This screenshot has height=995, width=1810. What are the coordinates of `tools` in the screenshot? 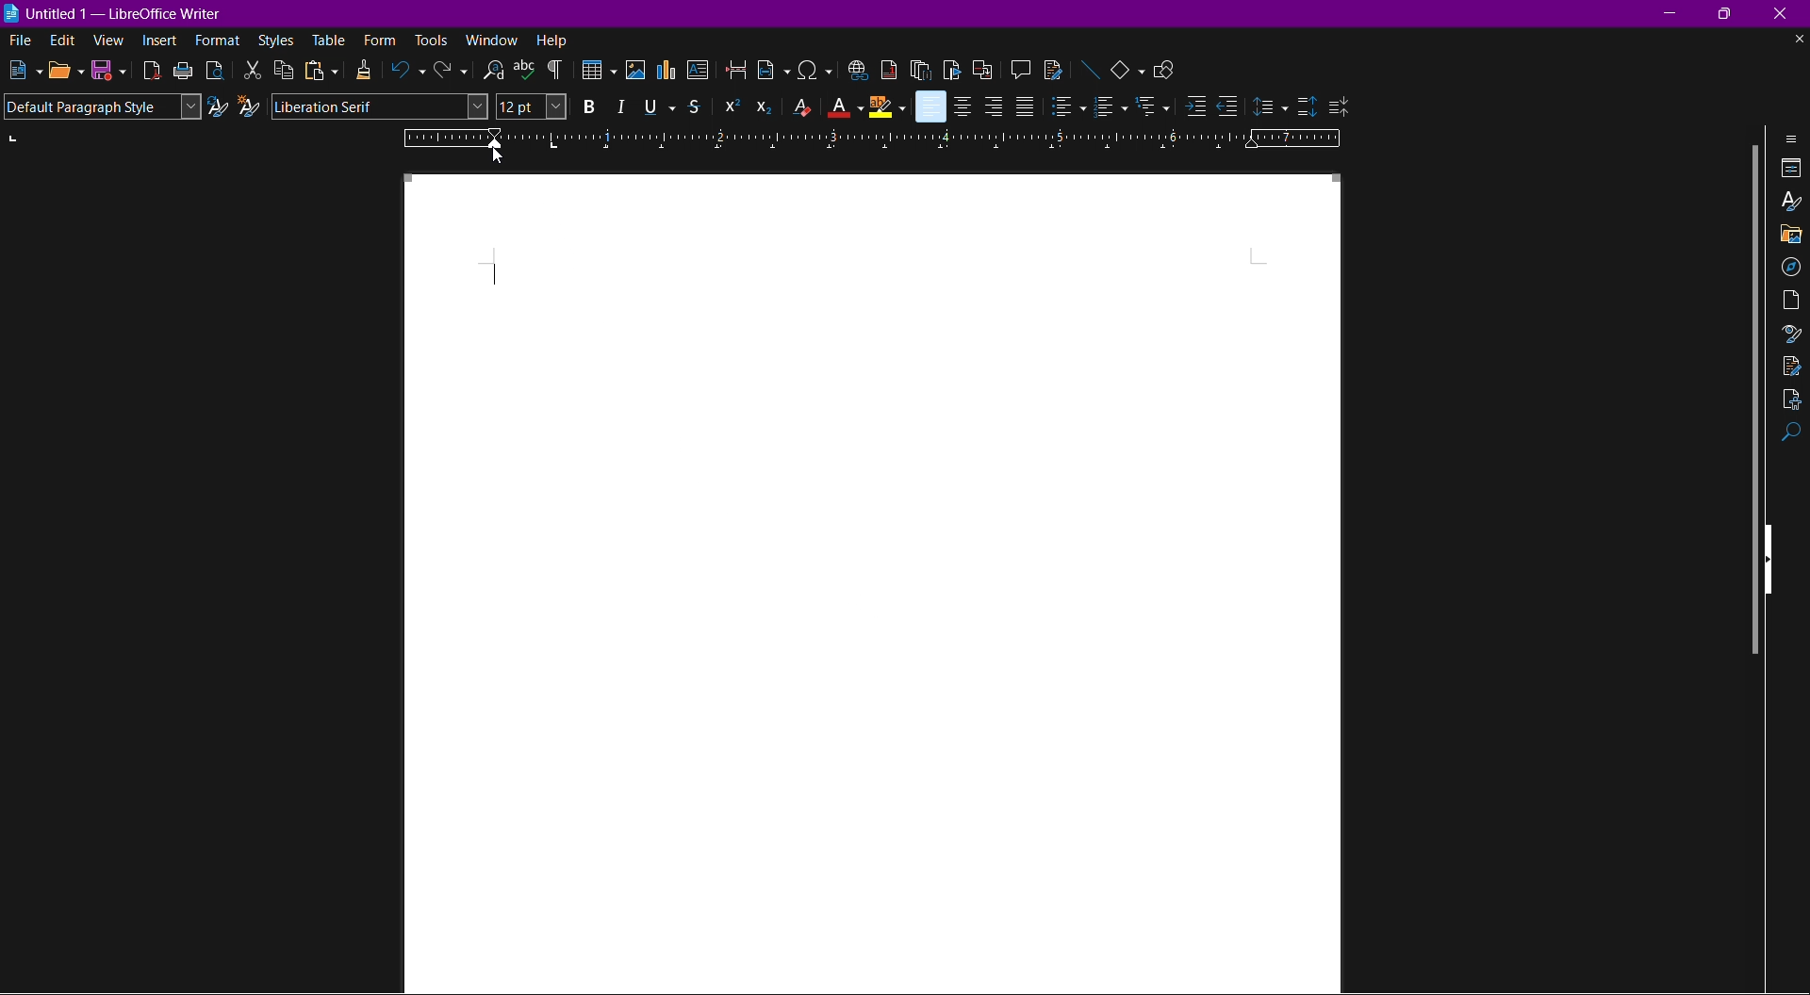 It's located at (432, 41).